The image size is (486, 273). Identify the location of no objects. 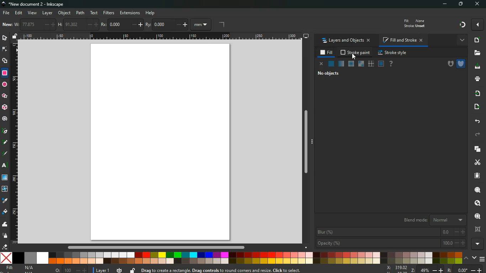
(327, 74).